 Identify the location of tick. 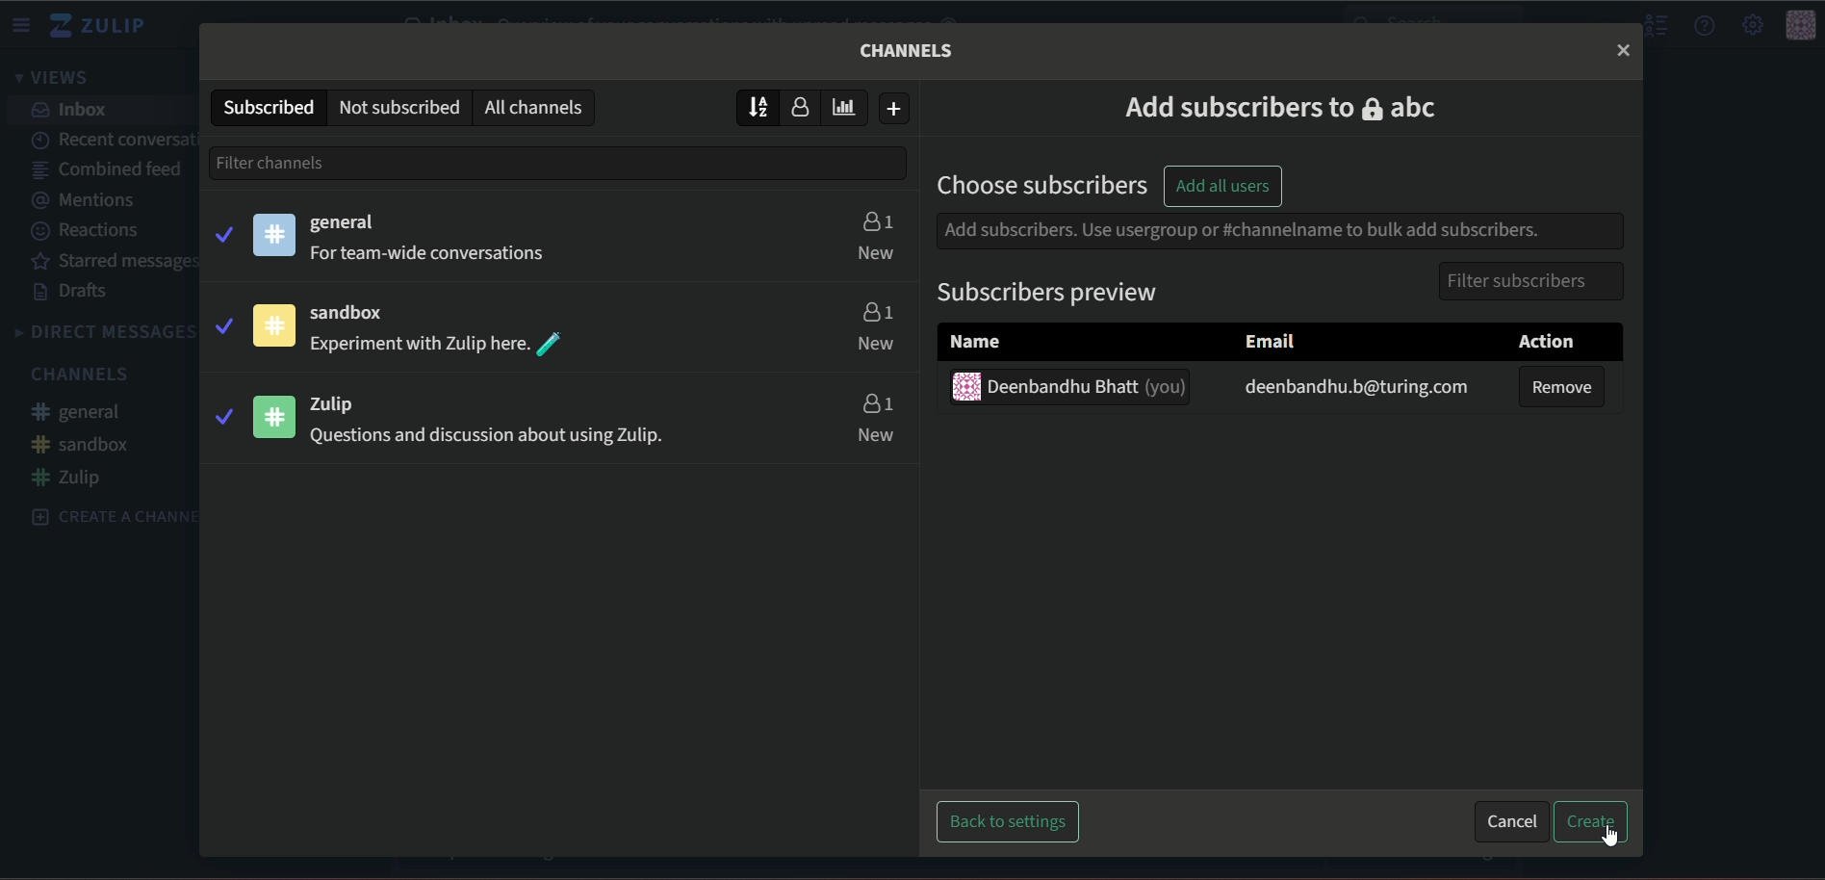
(221, 324).